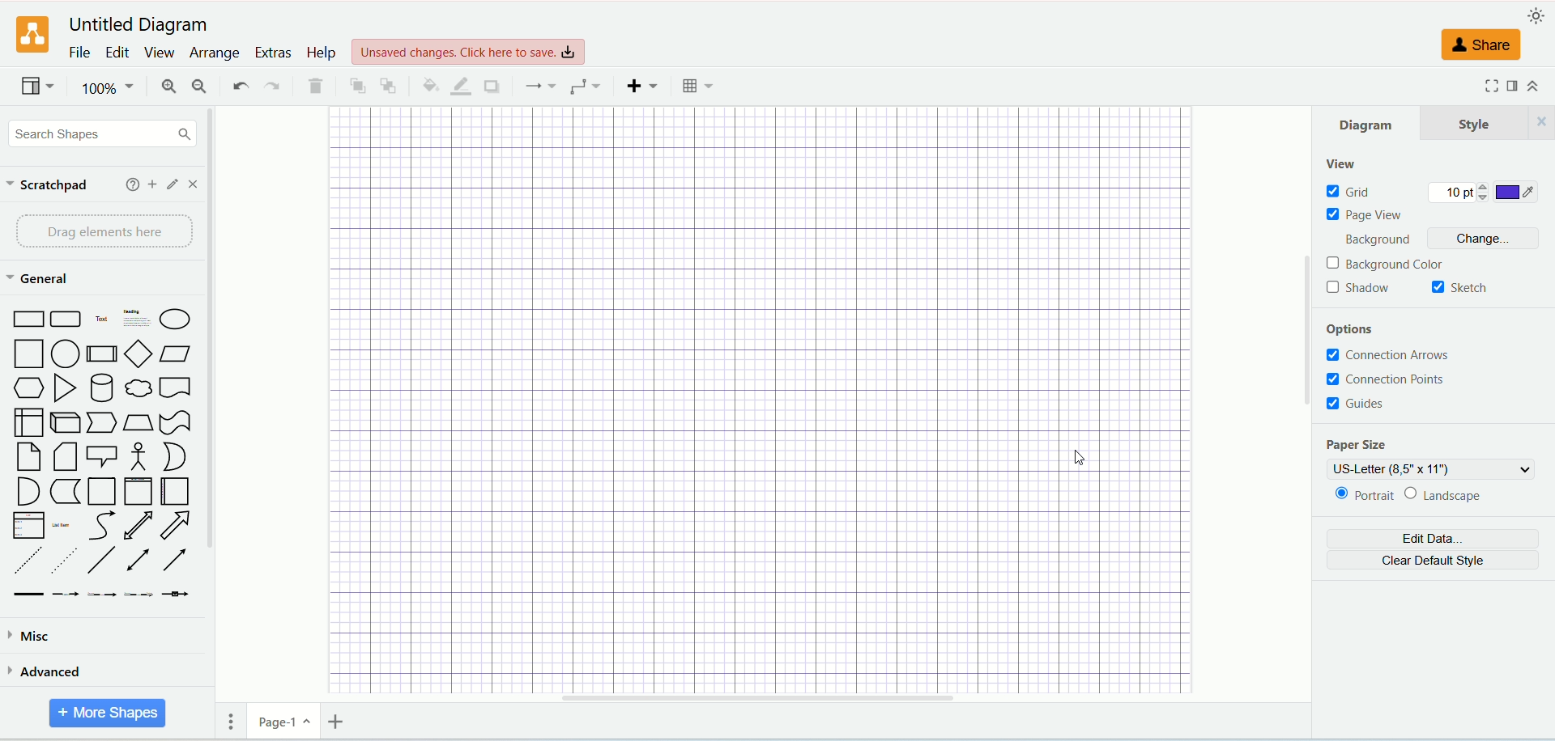 This screenshot has width=1555, height=741. What do you see at coordinates (197, 88) in the screenshot?
I see `zoom out` at bounding box center [197, 88].